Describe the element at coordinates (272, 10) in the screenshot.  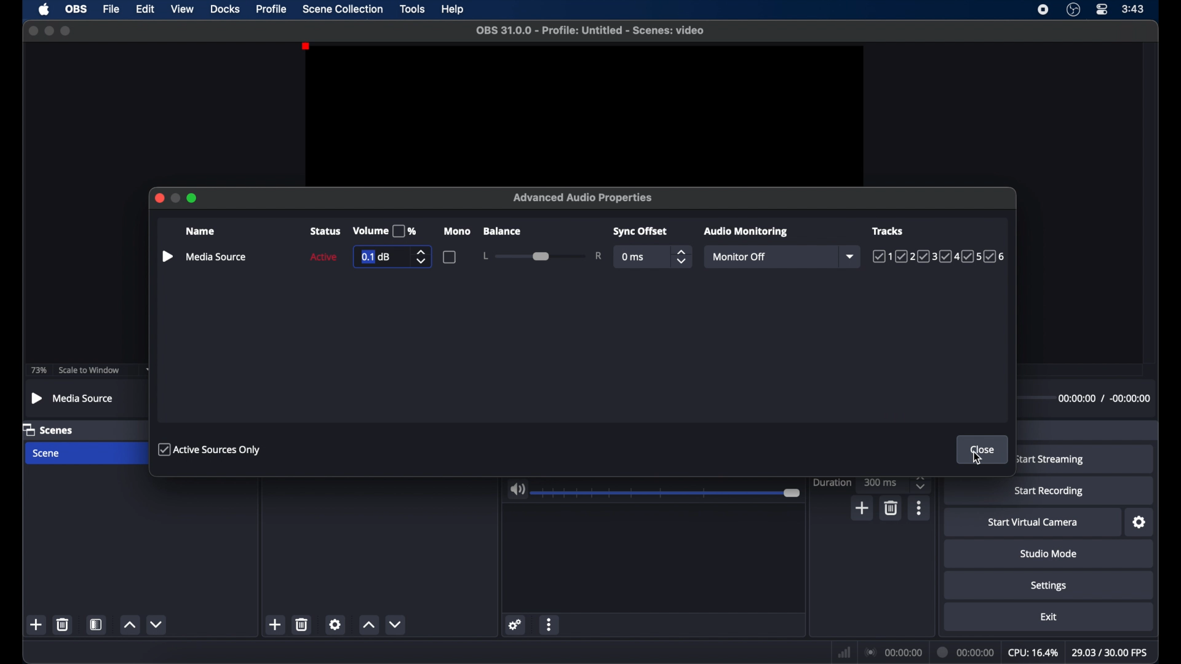
I see `profile` at that location.